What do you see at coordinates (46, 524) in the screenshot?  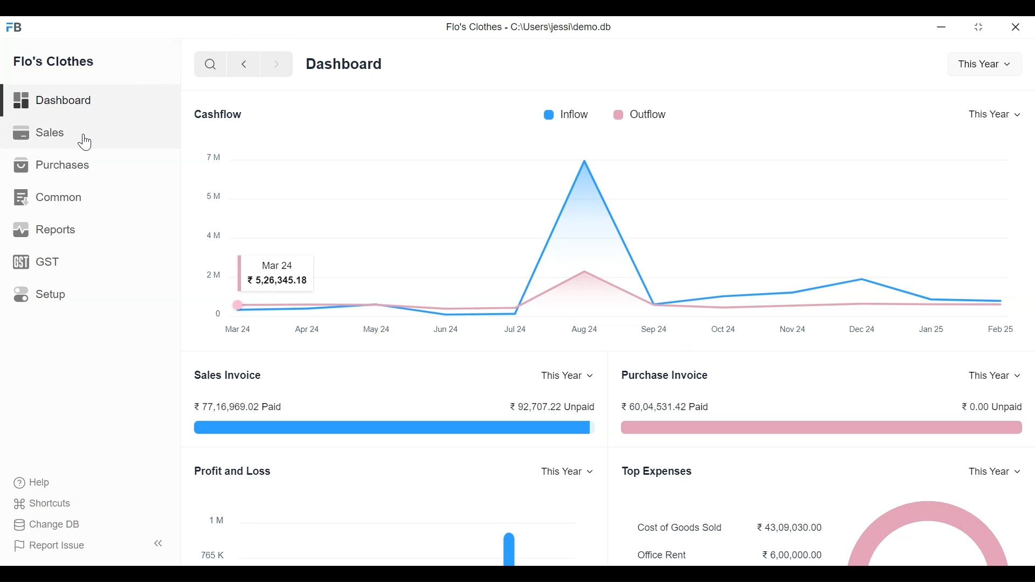 I see `Change DB` at bounding box center [46, 524].